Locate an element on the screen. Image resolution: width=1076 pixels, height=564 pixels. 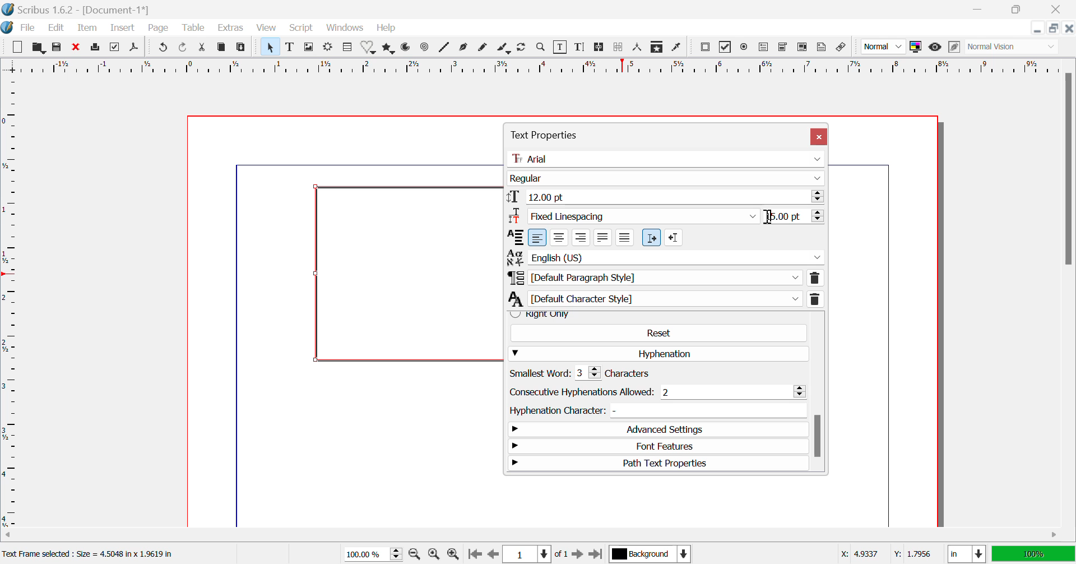
Table is located at coordinates (194, 29).